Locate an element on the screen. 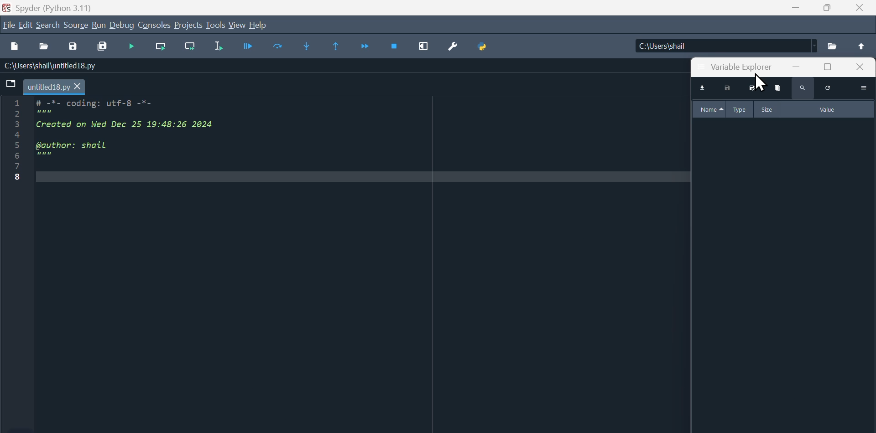 The width and height of the screenshot is (876, 433). View is located at coordinates (236, 25).